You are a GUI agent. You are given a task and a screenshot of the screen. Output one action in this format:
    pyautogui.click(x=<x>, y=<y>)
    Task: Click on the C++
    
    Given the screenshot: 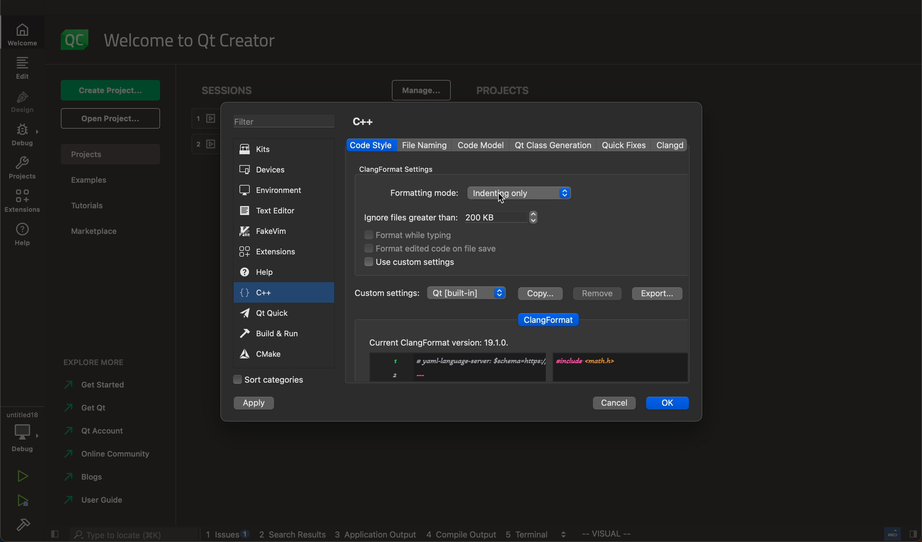 What is the action you would take?
    pyautogui.click(x=363, y=121)
    